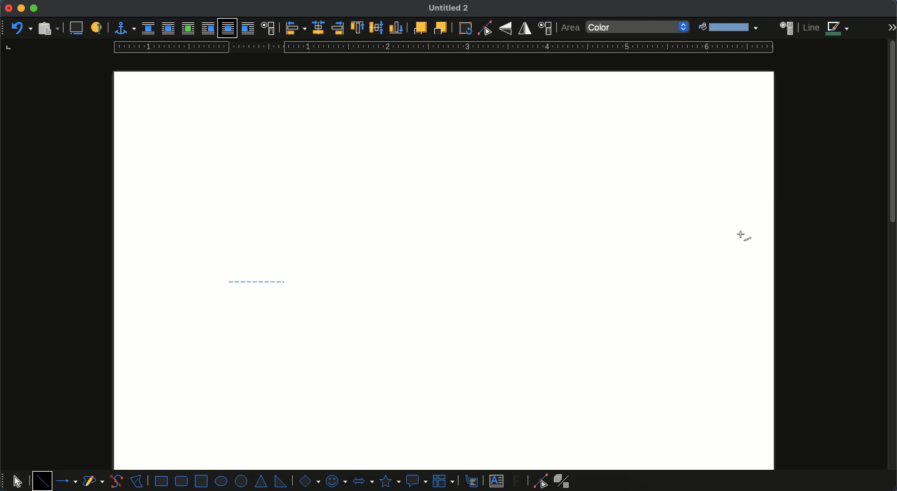 This screenshot has height=491, width=897. What do you see at coordinates (21, 8) in the screenshot?
I see `minimize` at bounding box center [21, 8].